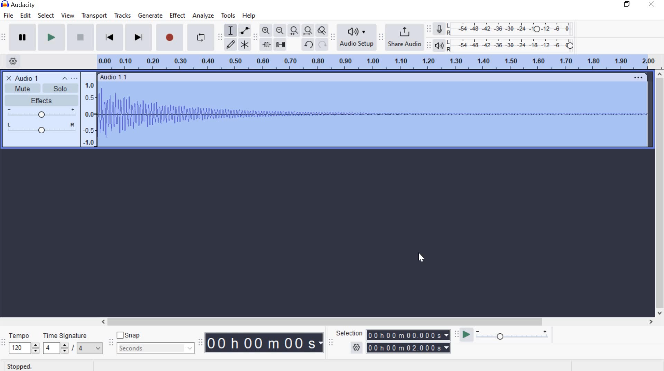 This screenshot has height=371, width=664. What do you see at coordinates (322, 44) in the screenshot?
I see `redo` at bounding box center [322, 44].